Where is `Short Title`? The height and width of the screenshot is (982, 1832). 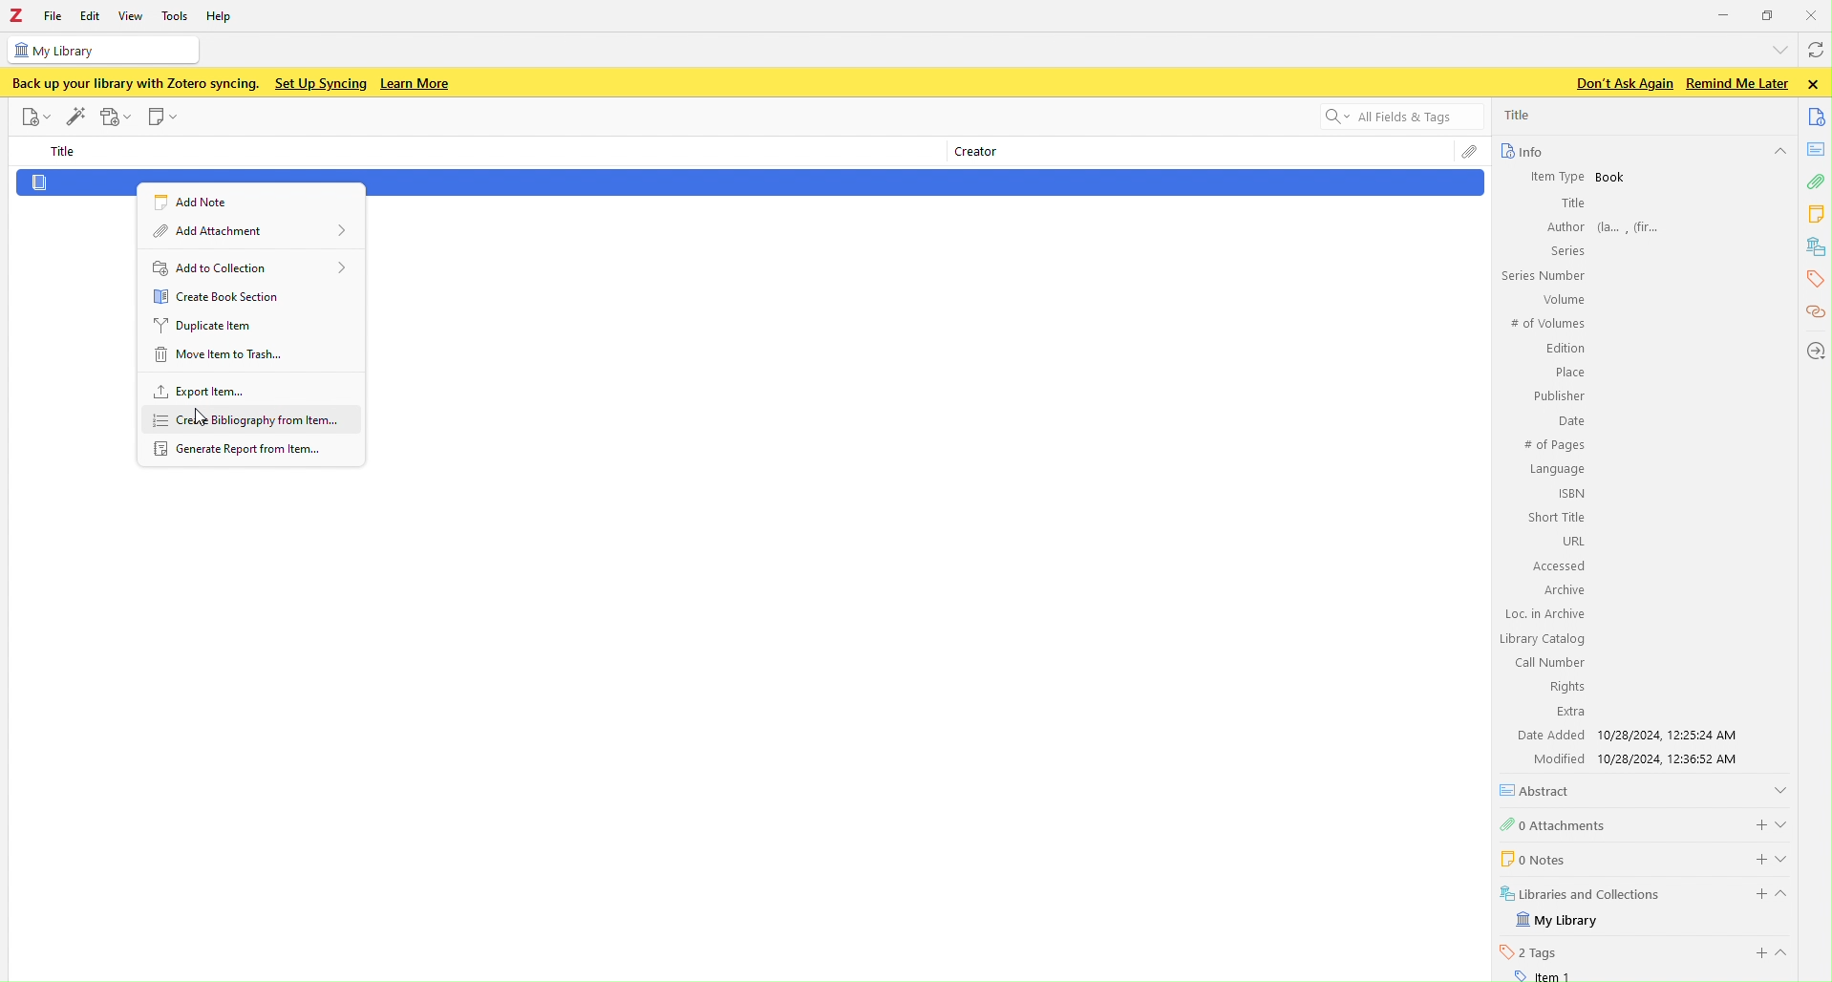
Short Title is located at coordinates (1558, 517).